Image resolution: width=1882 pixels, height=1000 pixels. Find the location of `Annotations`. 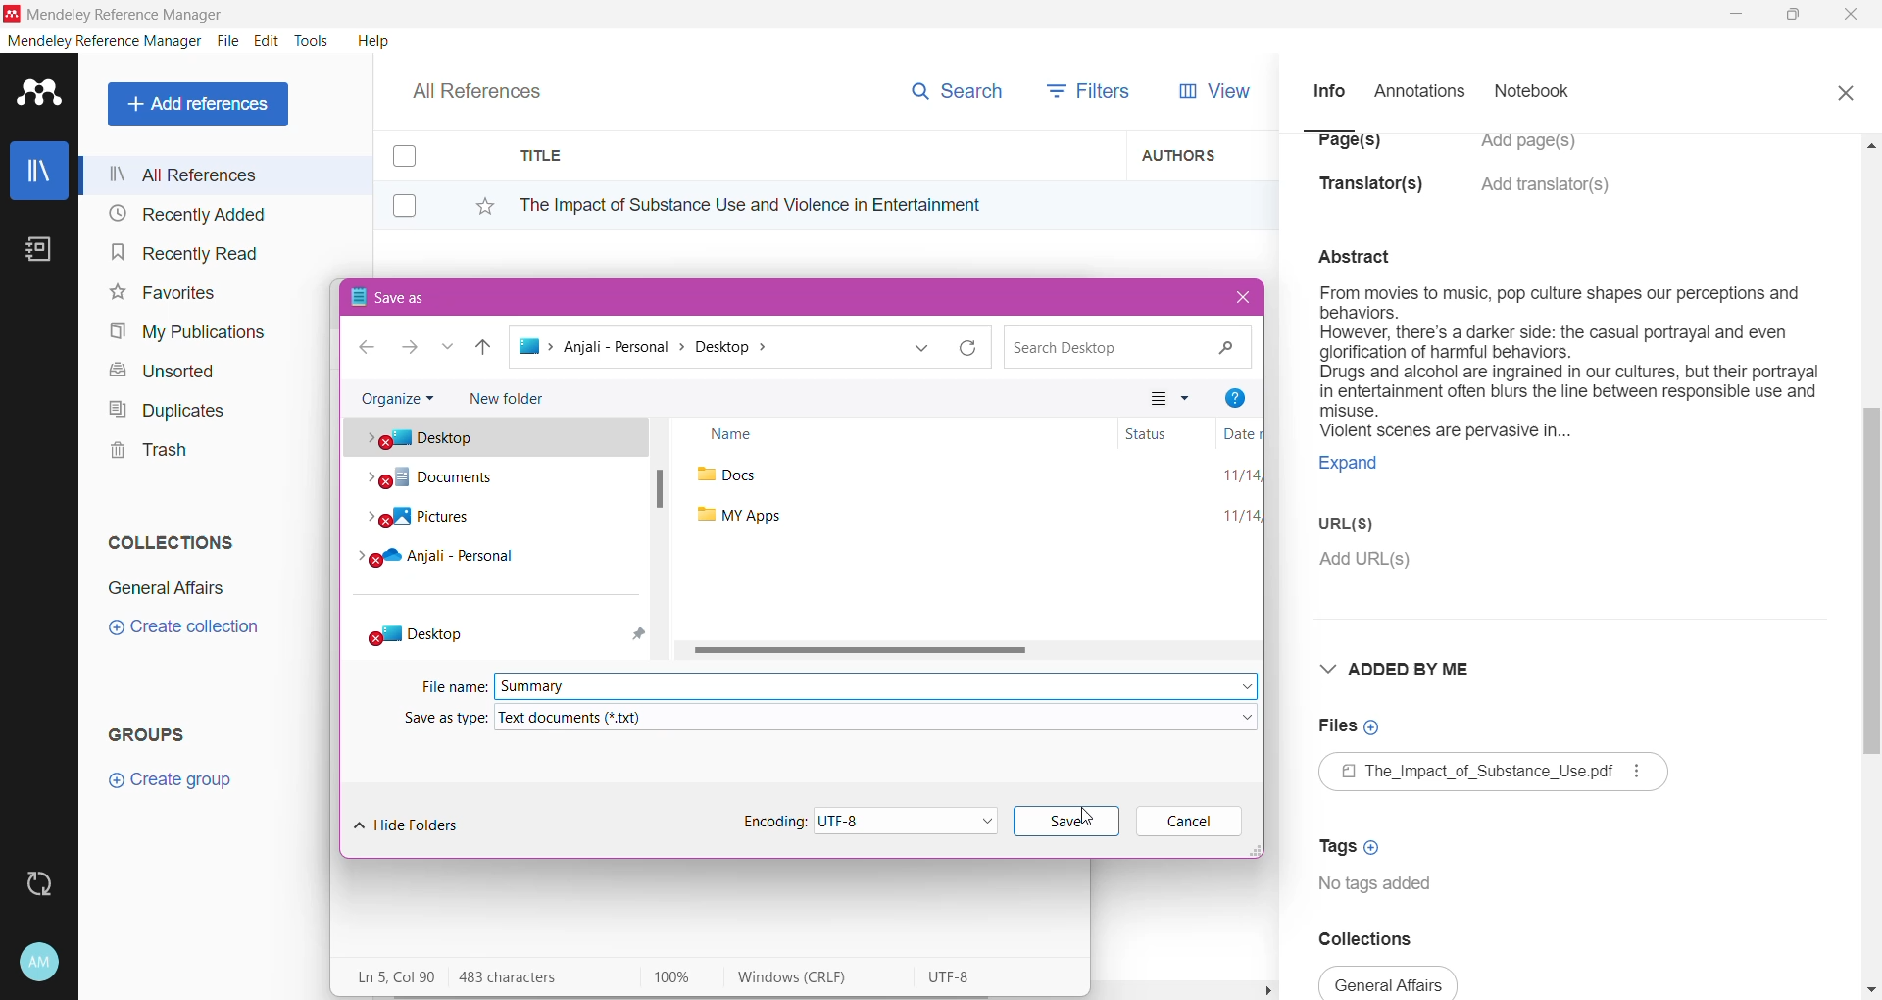

Annotations is located at coordinates (1417, 92).